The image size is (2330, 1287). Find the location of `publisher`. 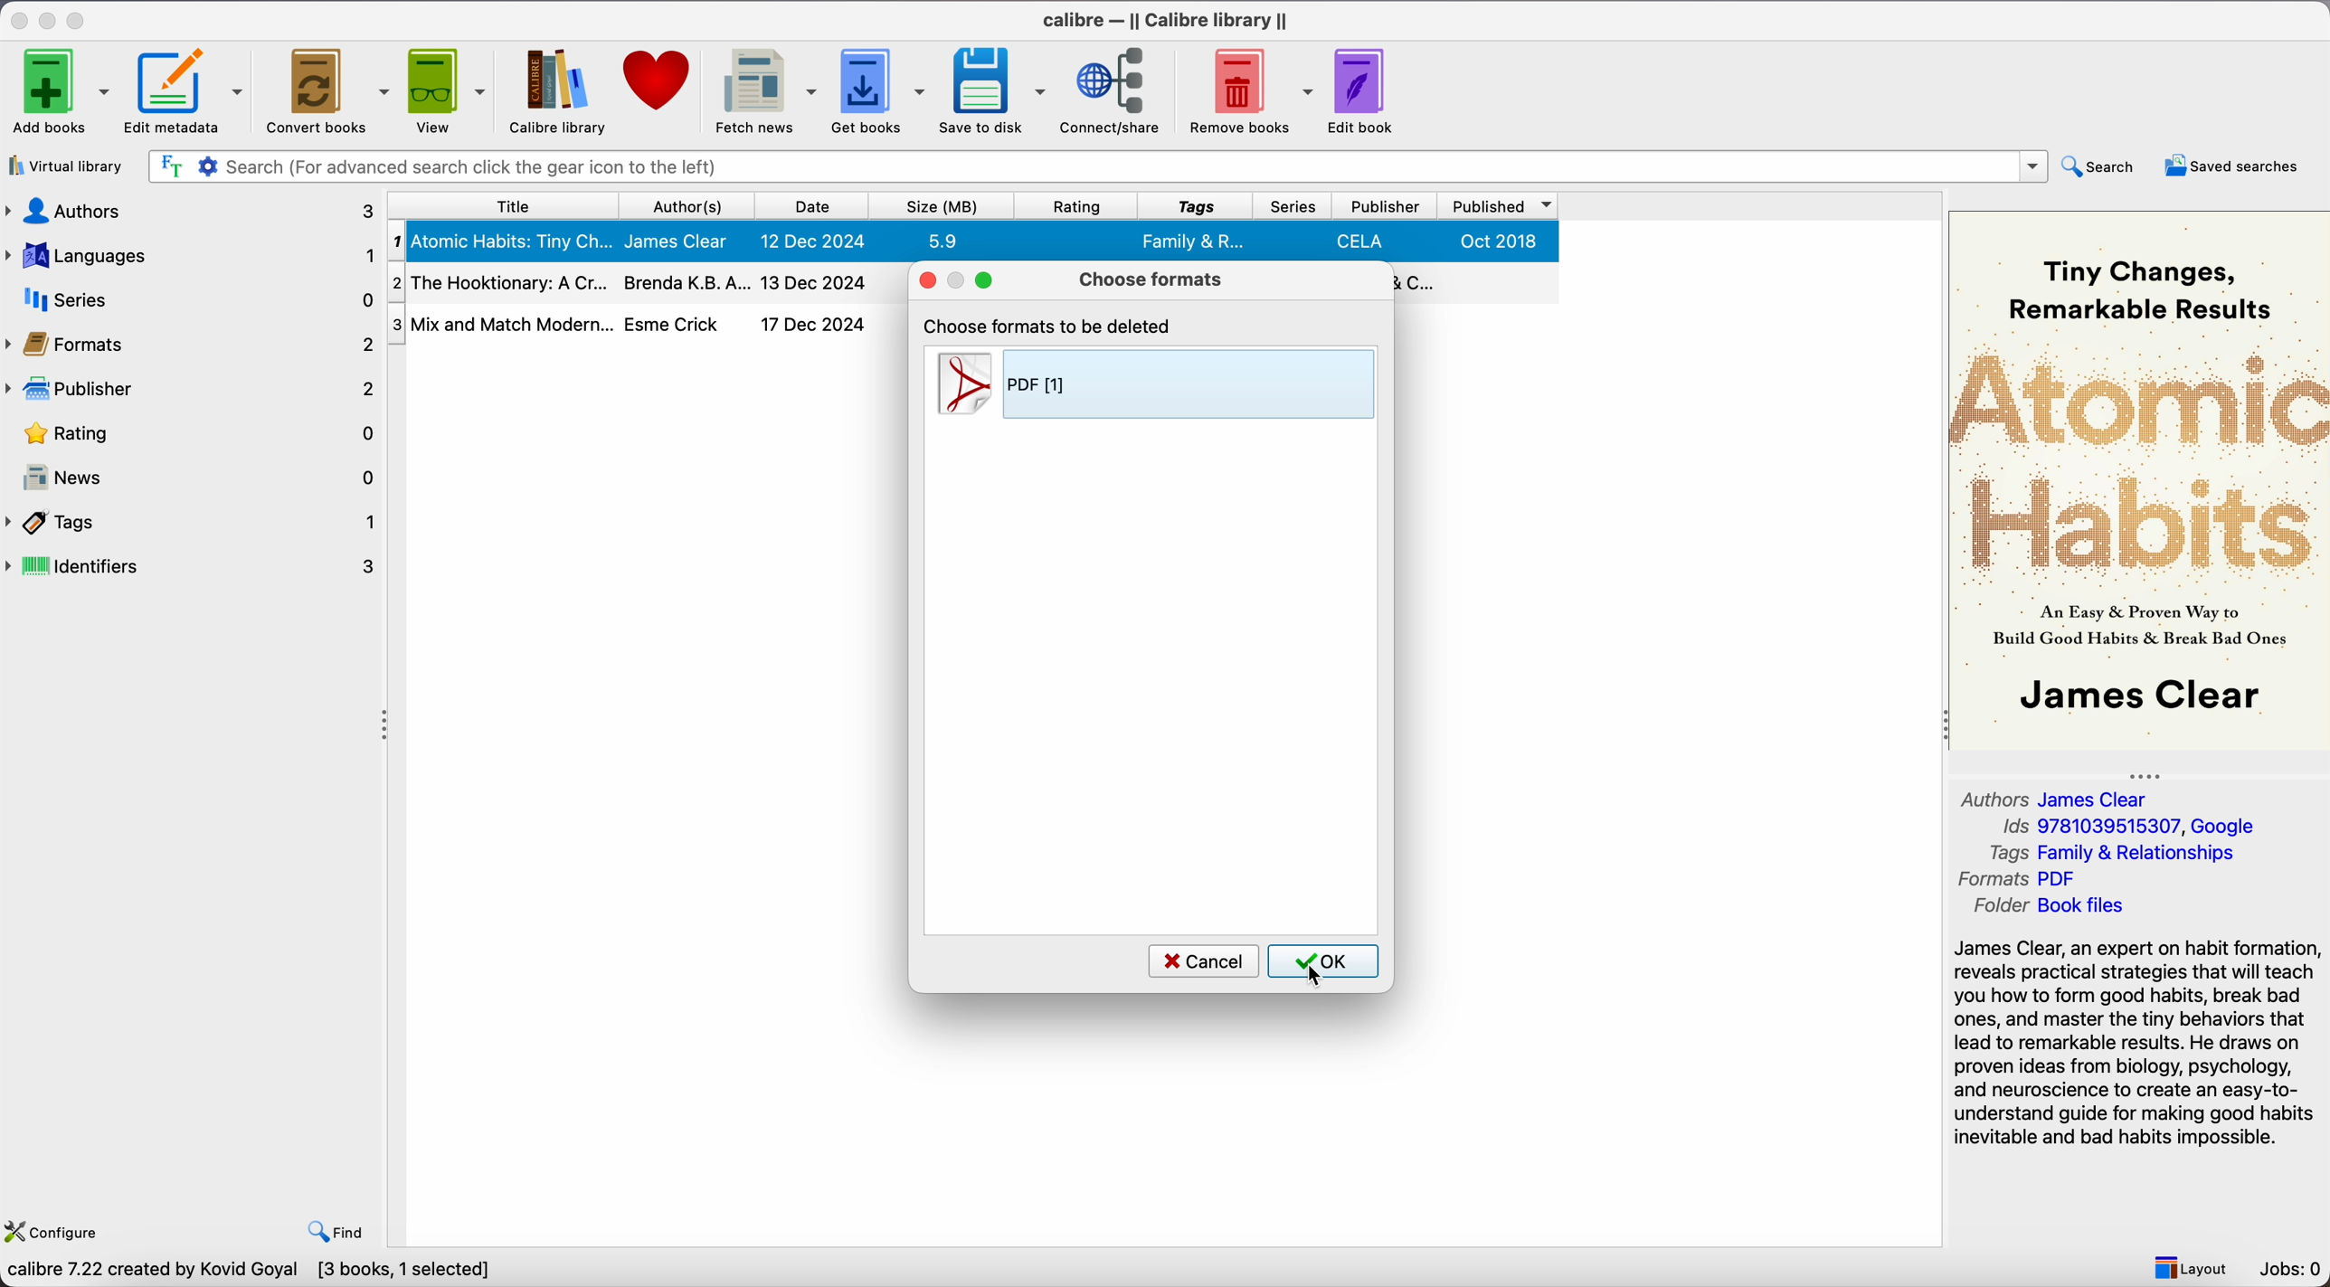

publisher is located at coordinates (193, 388).